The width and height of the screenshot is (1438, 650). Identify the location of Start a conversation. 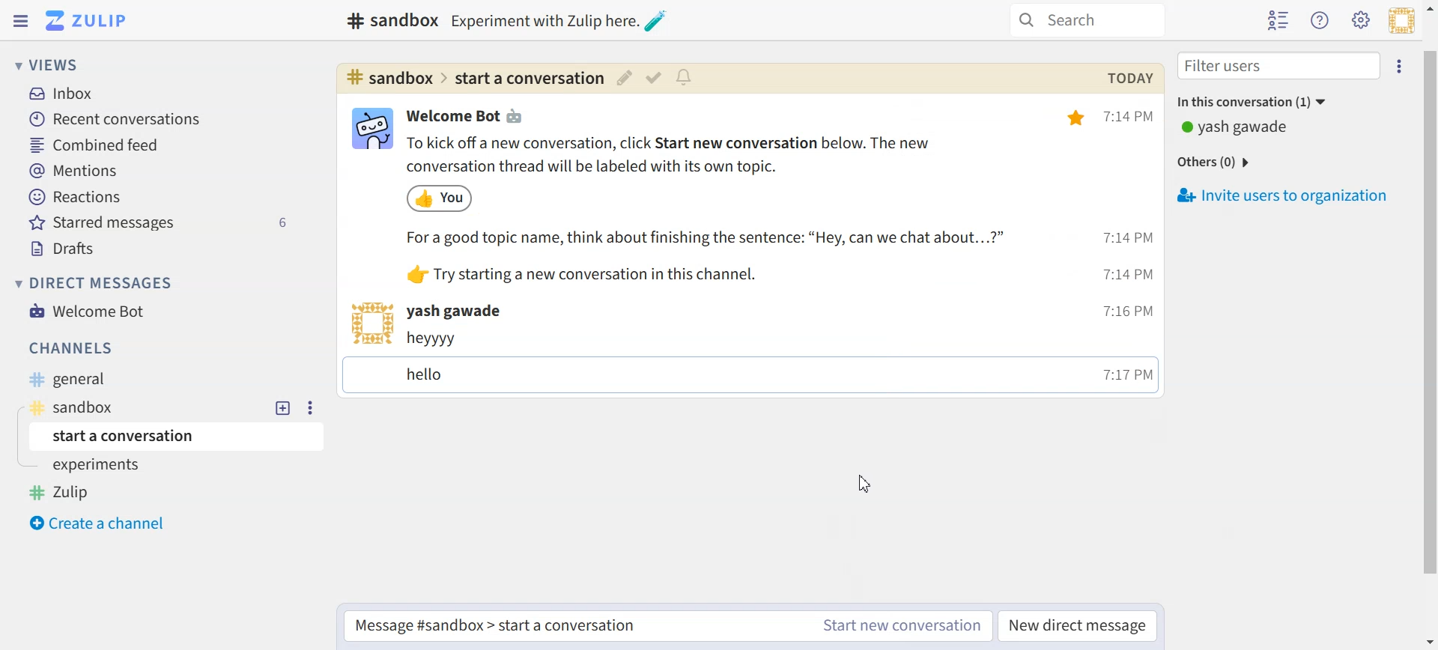
(180, 436).